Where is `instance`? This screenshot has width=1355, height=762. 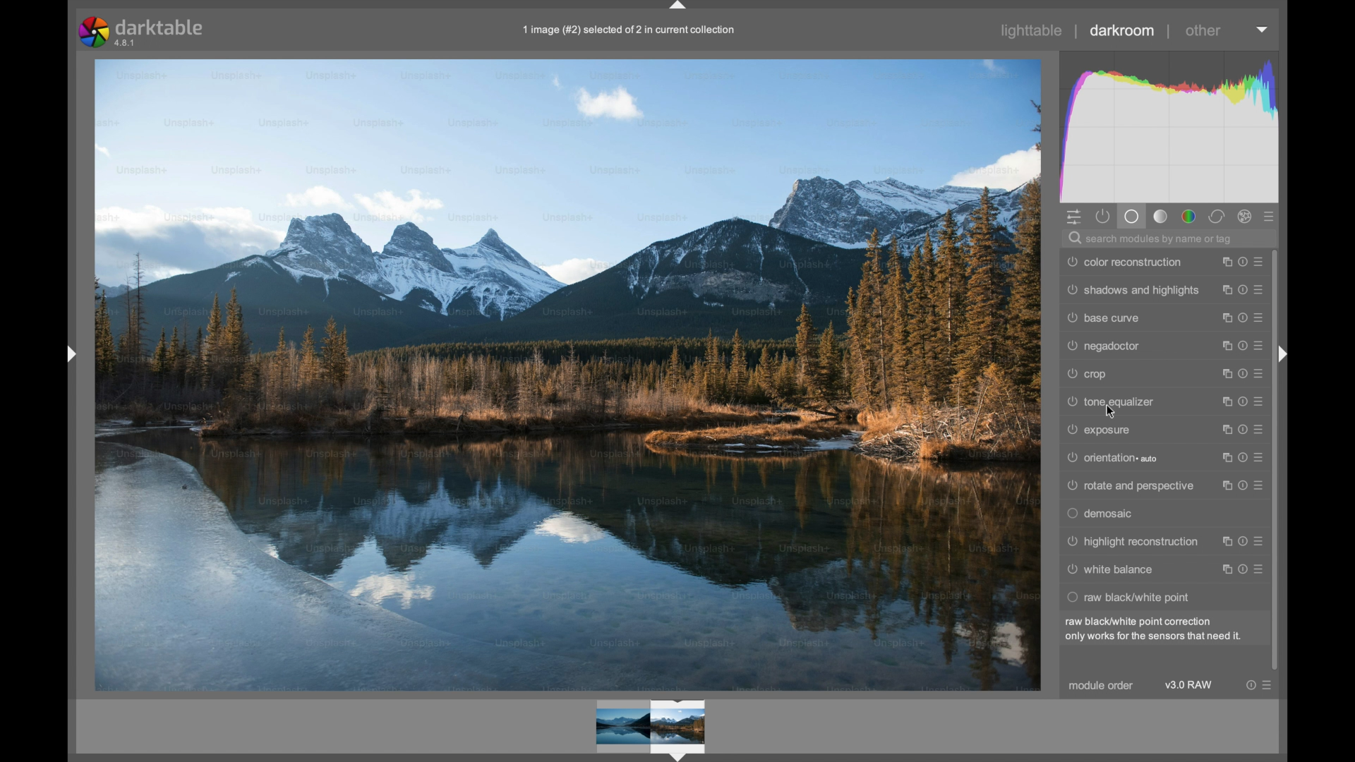 instance is located at coordinates (1225, 290).